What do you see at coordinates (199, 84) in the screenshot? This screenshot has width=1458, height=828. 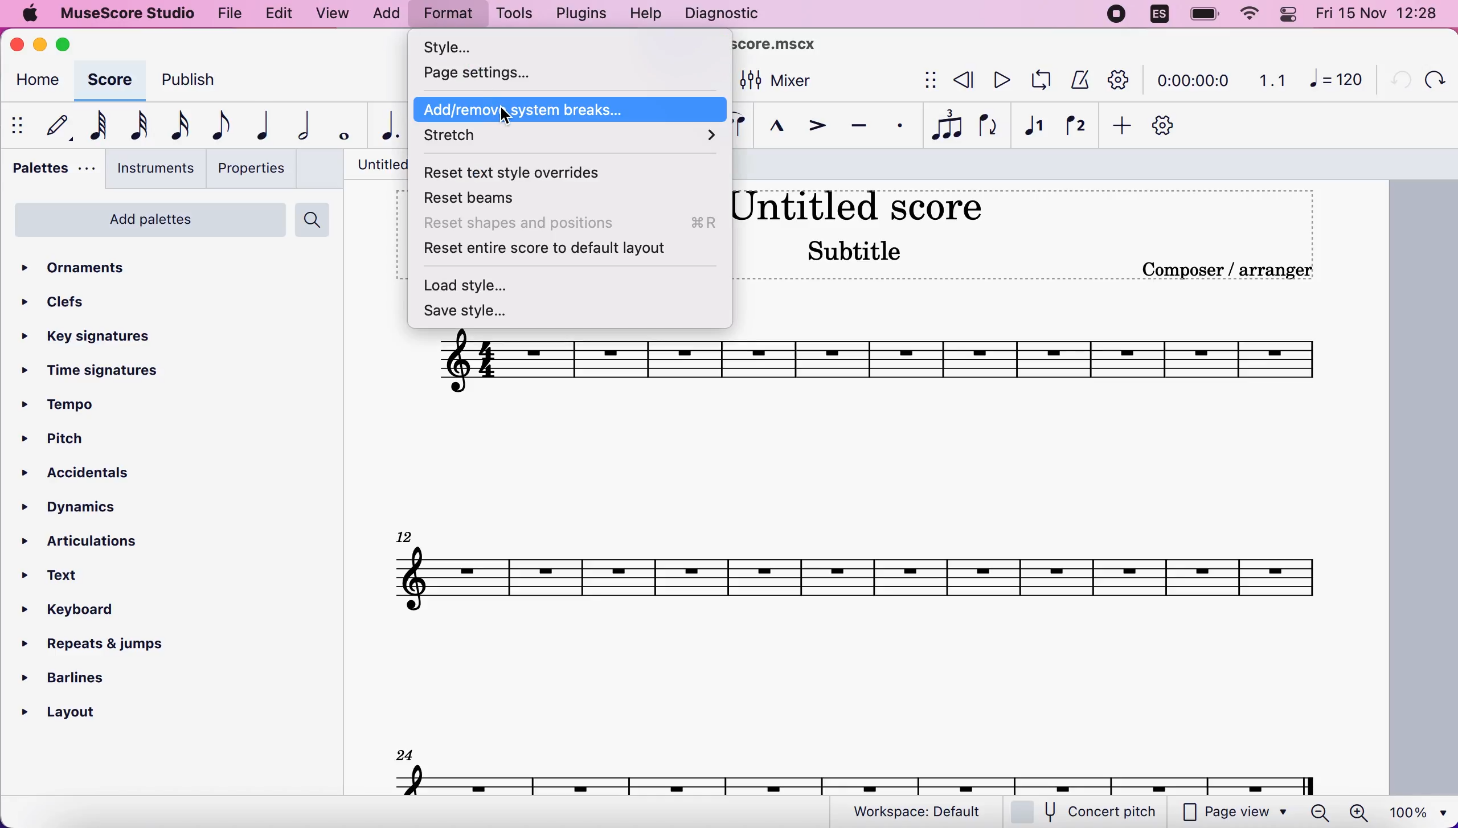 I see `publish` at bounding box center [199, 84].